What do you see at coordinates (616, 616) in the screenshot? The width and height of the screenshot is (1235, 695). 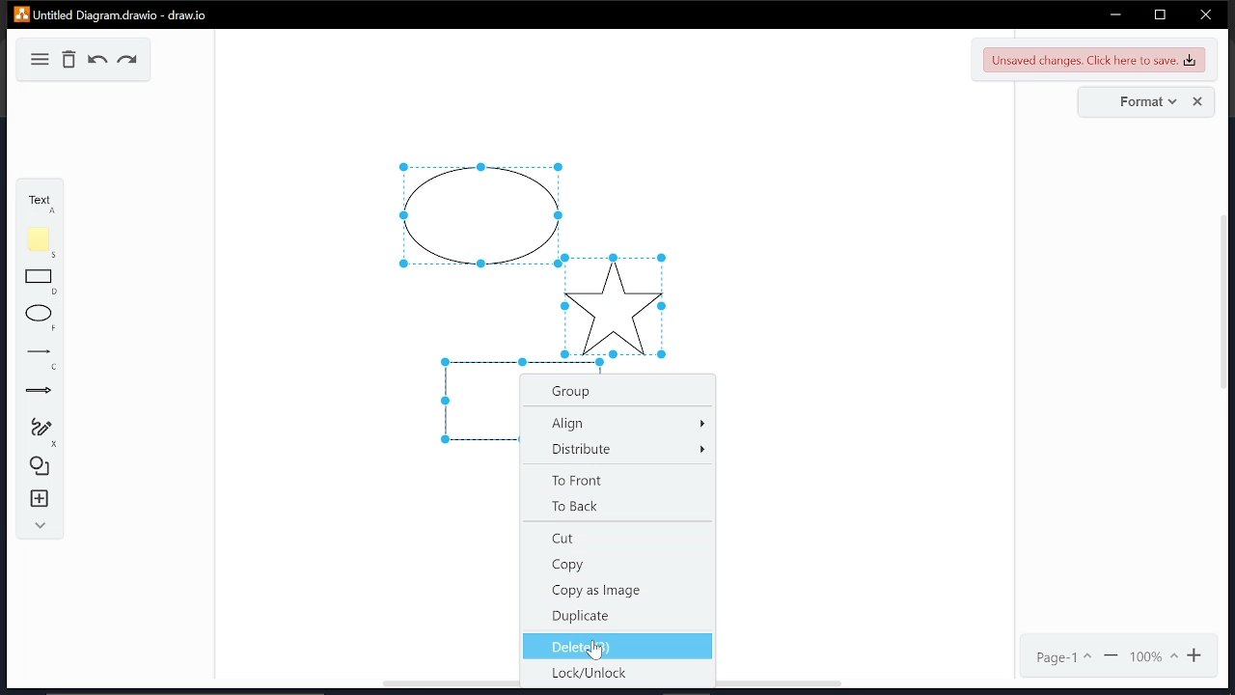 I see `duplicate` at bounding box center [616, 616].